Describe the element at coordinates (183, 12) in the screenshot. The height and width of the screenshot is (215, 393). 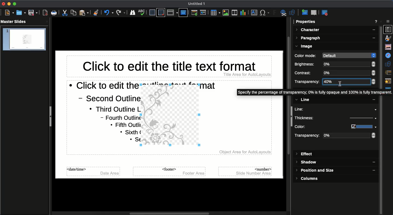
I see `Master slide` at that location.